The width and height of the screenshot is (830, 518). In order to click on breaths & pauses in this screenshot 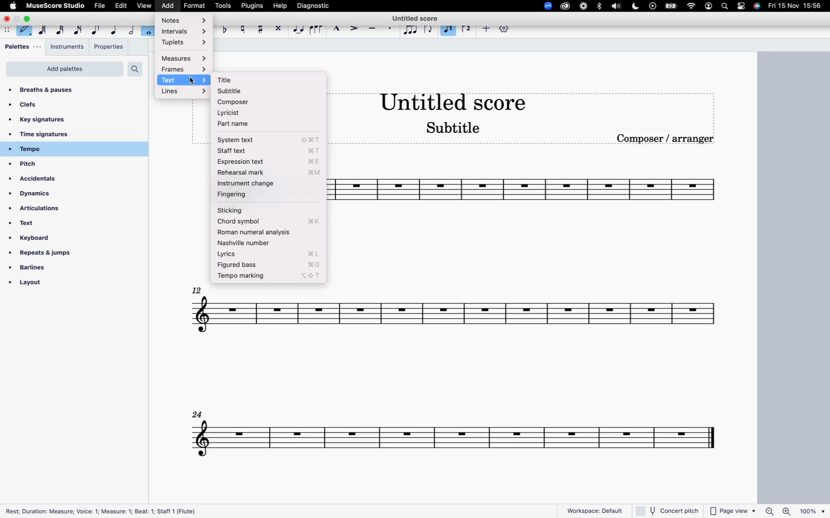, I will do `click(60, 89)`.